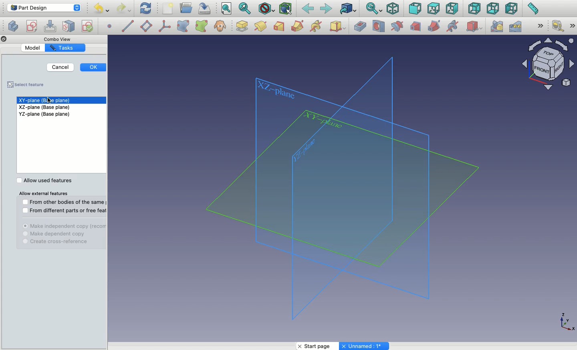 Image resolution: width=577 pixels, height=350 pixels. I want to click on Expand, so click(541, 26).